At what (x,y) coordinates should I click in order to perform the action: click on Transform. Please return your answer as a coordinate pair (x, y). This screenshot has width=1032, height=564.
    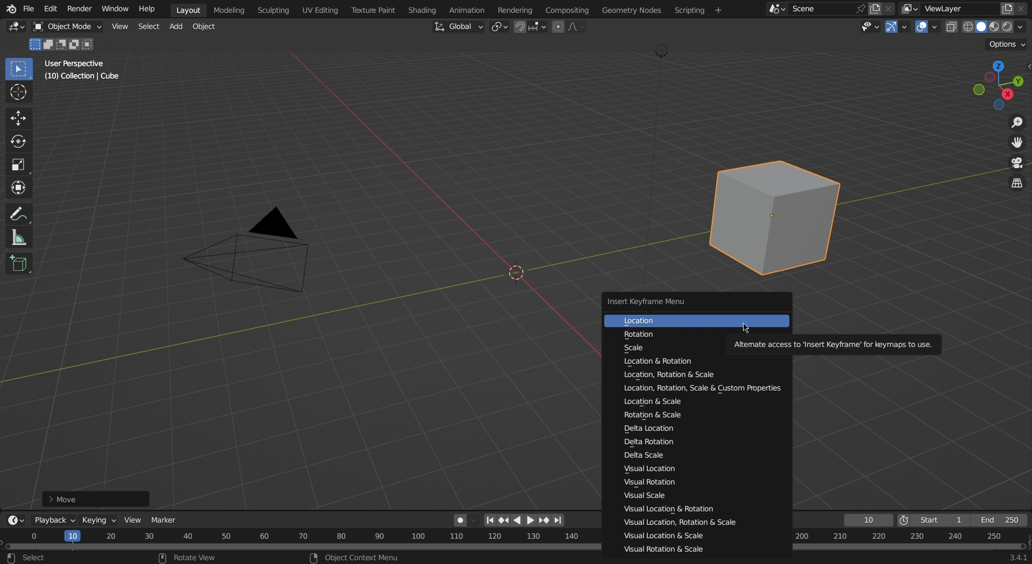
    Looking at the image, I should click on (19, 186).